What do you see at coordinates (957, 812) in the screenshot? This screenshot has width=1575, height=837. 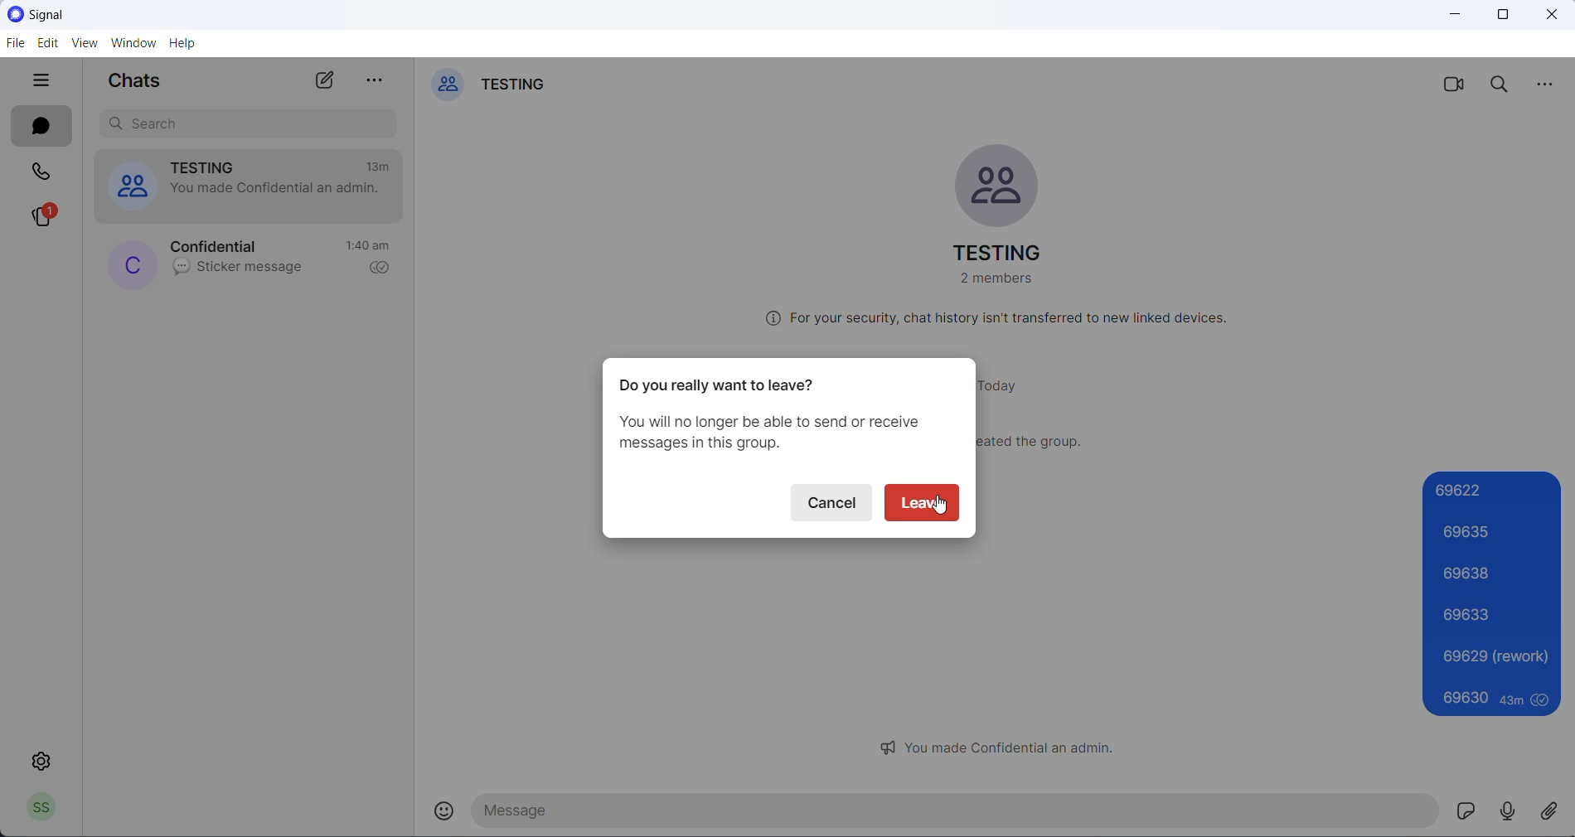 I see `message text area` at bounding box center [957, 812].